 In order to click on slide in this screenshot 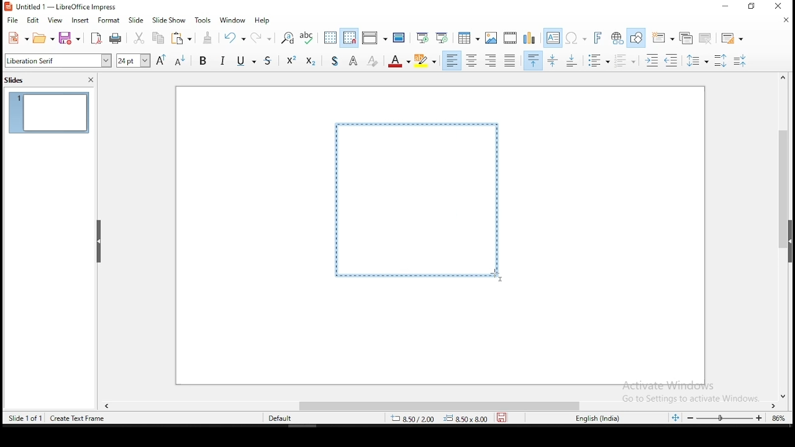, I will do `click(139, 20)`.